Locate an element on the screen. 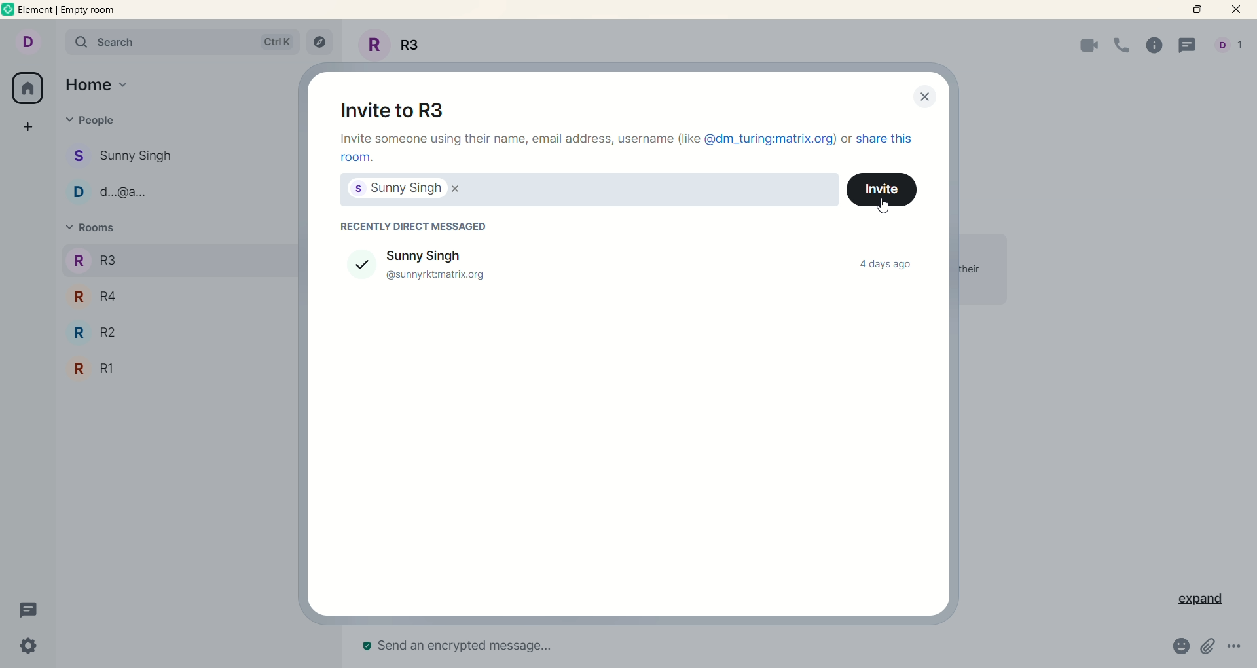 The image size is (1257, 668). search is located at coordinates (179, 41).